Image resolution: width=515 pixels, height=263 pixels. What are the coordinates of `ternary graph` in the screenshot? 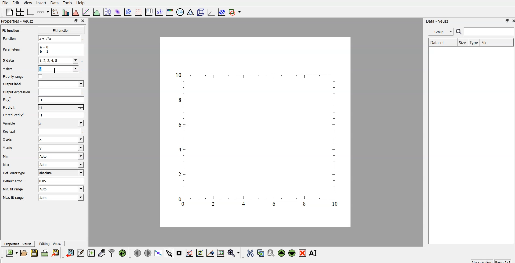 It's located at (190, 13).